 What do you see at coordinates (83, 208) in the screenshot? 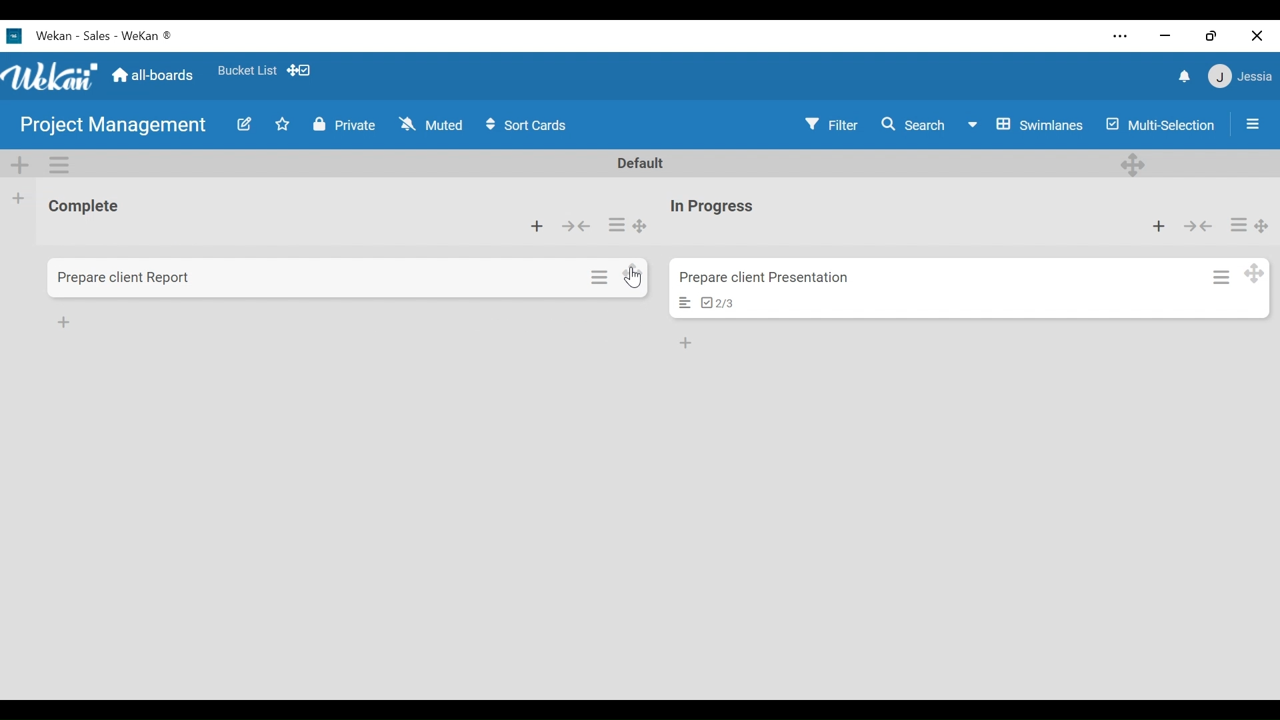
I see `List name` at bounding box center [83, 208].